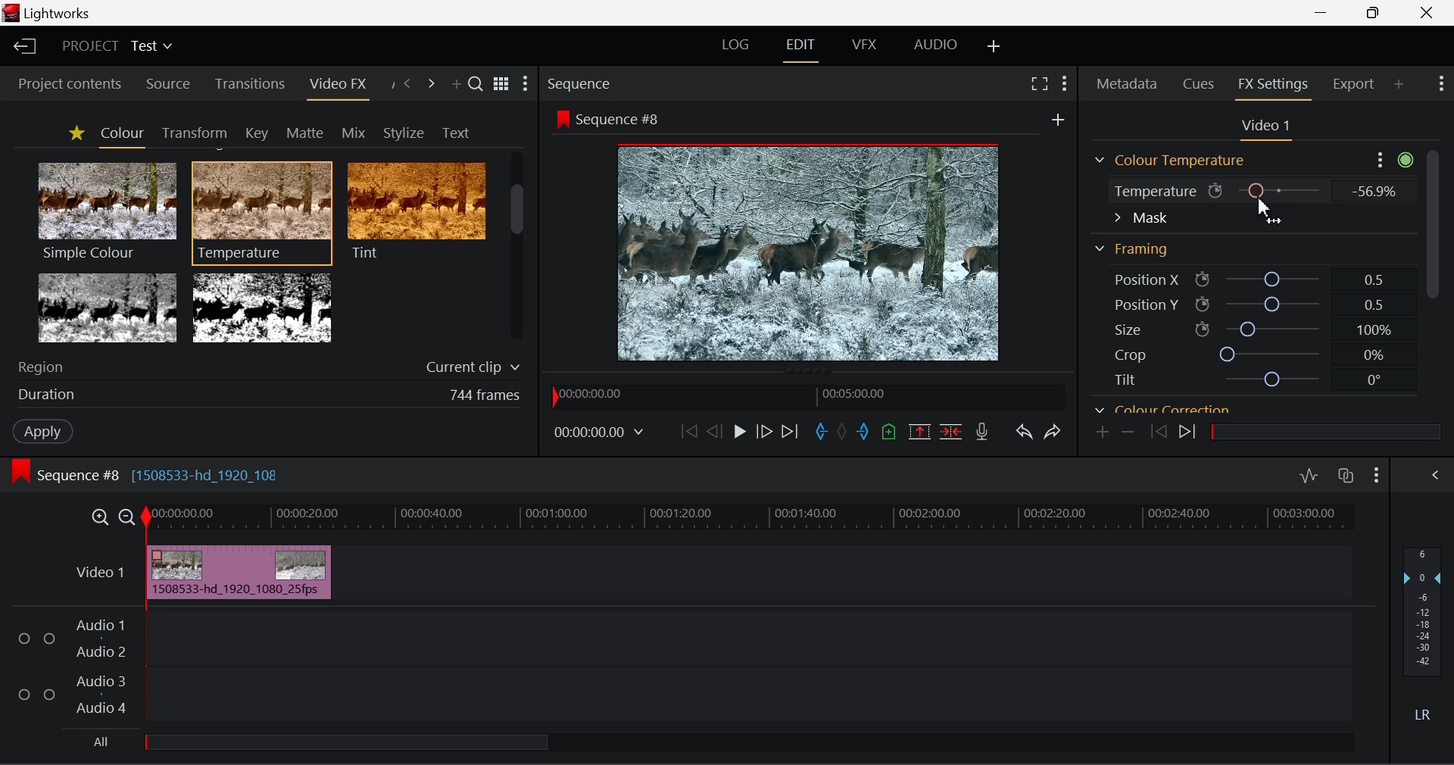 The width and height of the screenshot is (1454, 765). Describe the element at coordinates (74, 134) in the screenshot. I see `Favorites` at that location.